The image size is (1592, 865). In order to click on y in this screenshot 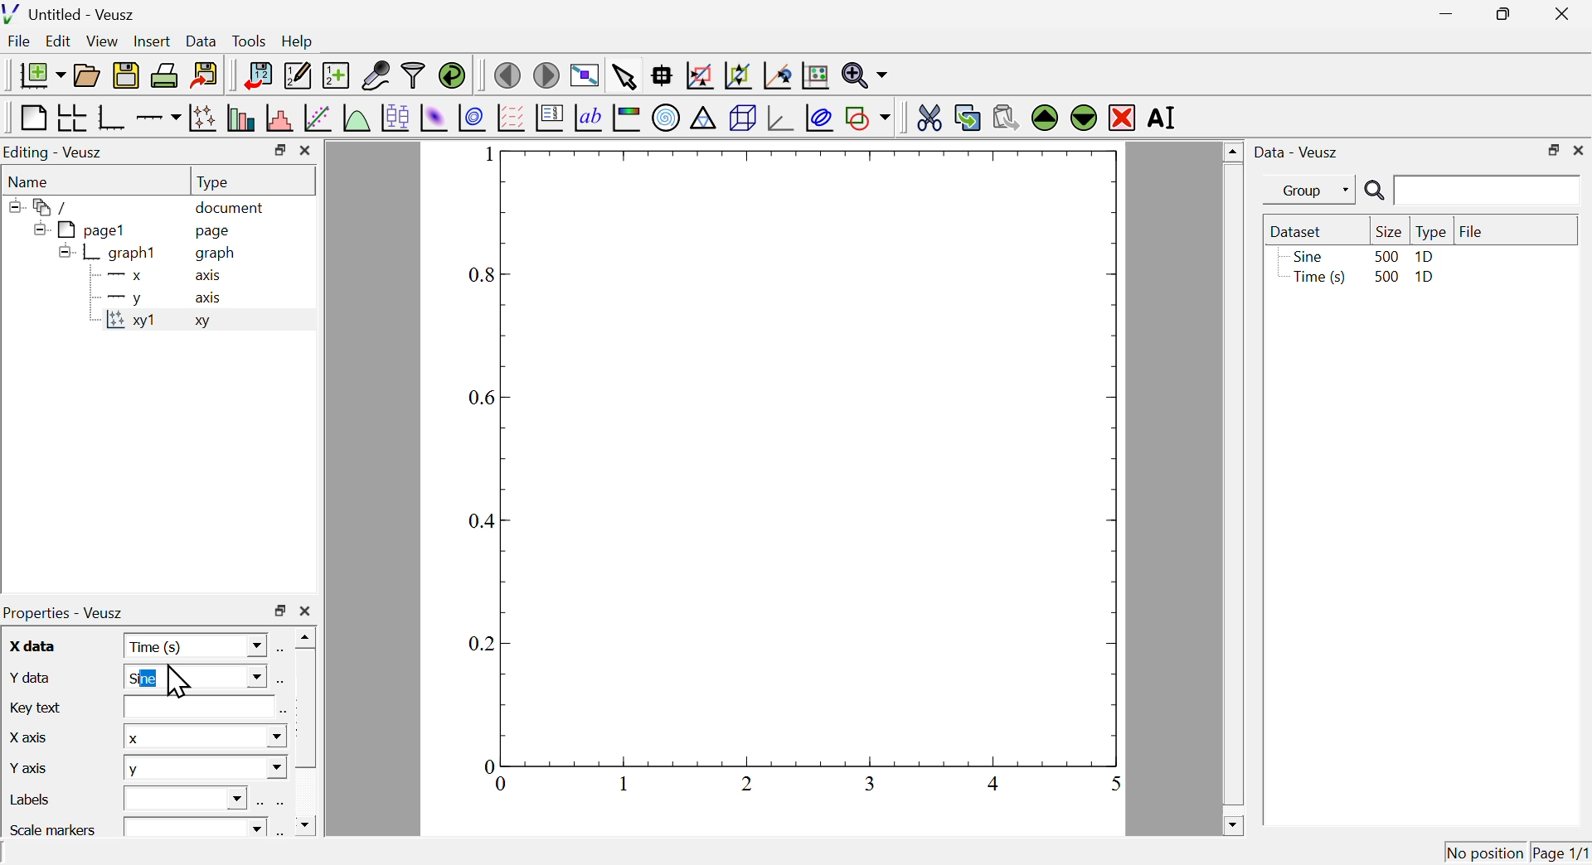, I will do `click(121, 299)`.